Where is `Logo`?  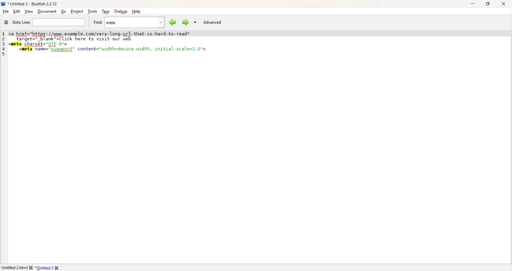 Logo is located at coordinates (3, 4).